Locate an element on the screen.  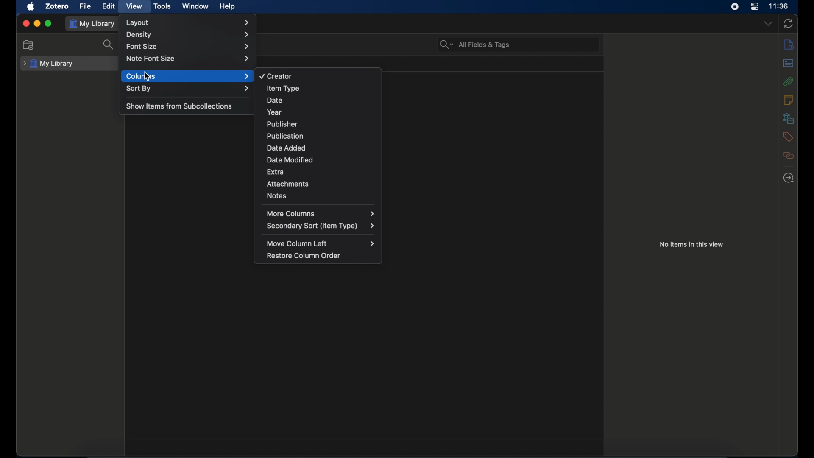
zotero is located at coordinates (57, 6).